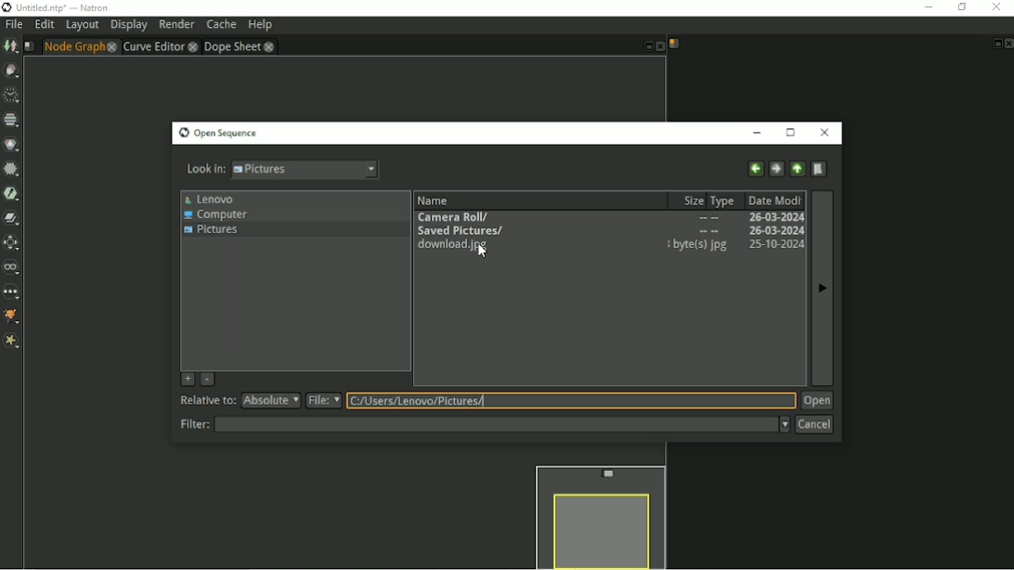  Describe the element at coordinates (674, 44) in the screenshot. I see `Script name` at that location.